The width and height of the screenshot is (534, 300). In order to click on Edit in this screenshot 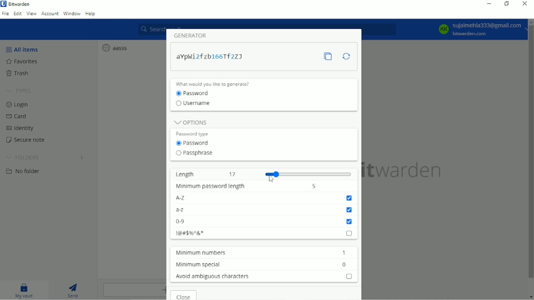, I will do `click(18, 14)`.